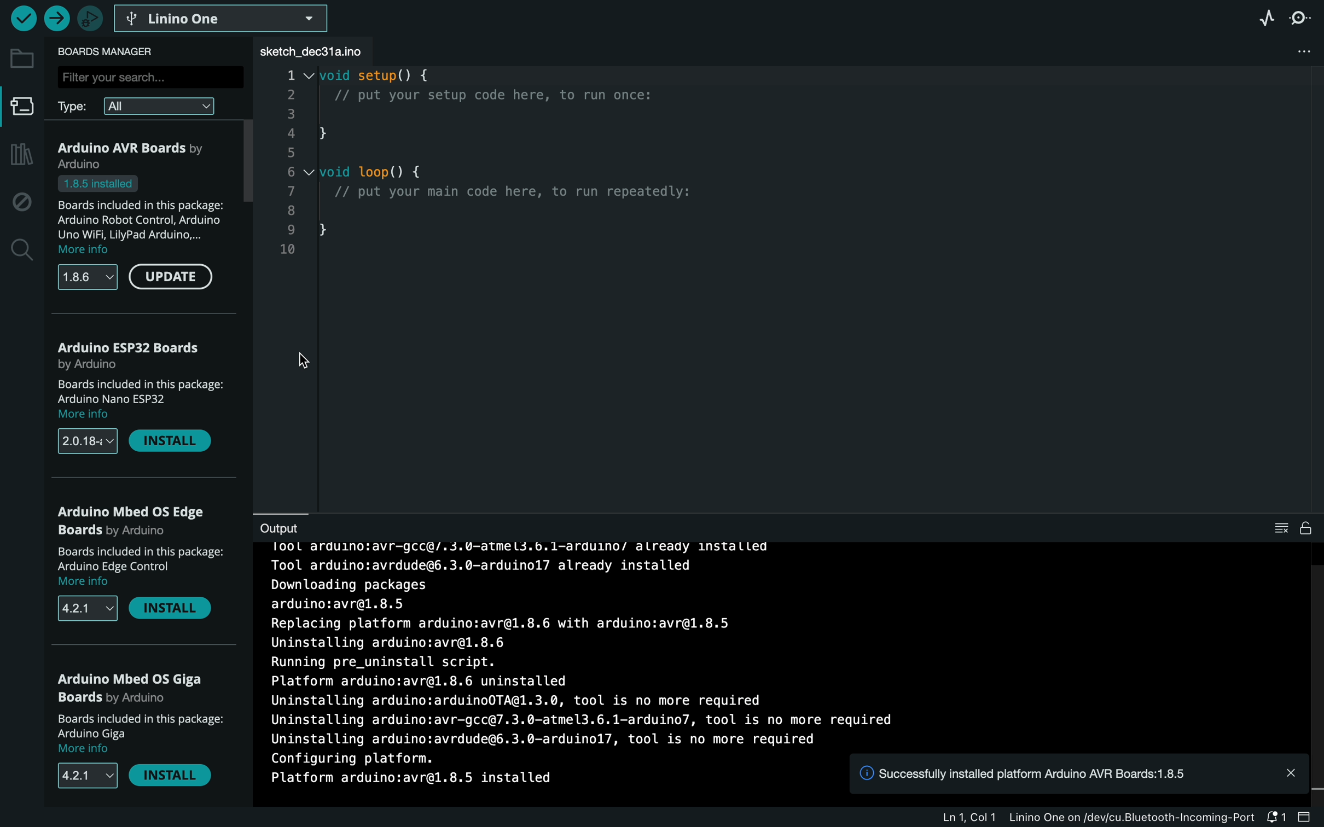  I want to click on installing, so click(778, 644).